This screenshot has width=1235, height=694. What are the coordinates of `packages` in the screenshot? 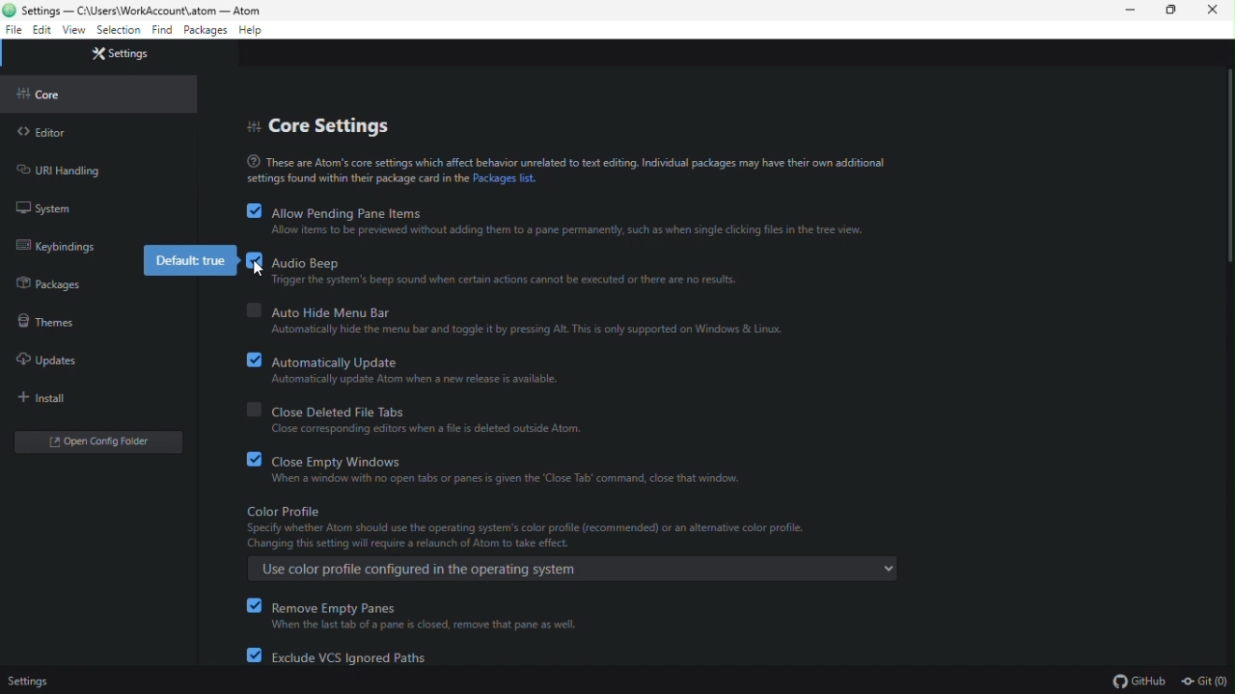 It's located at (205, 31).